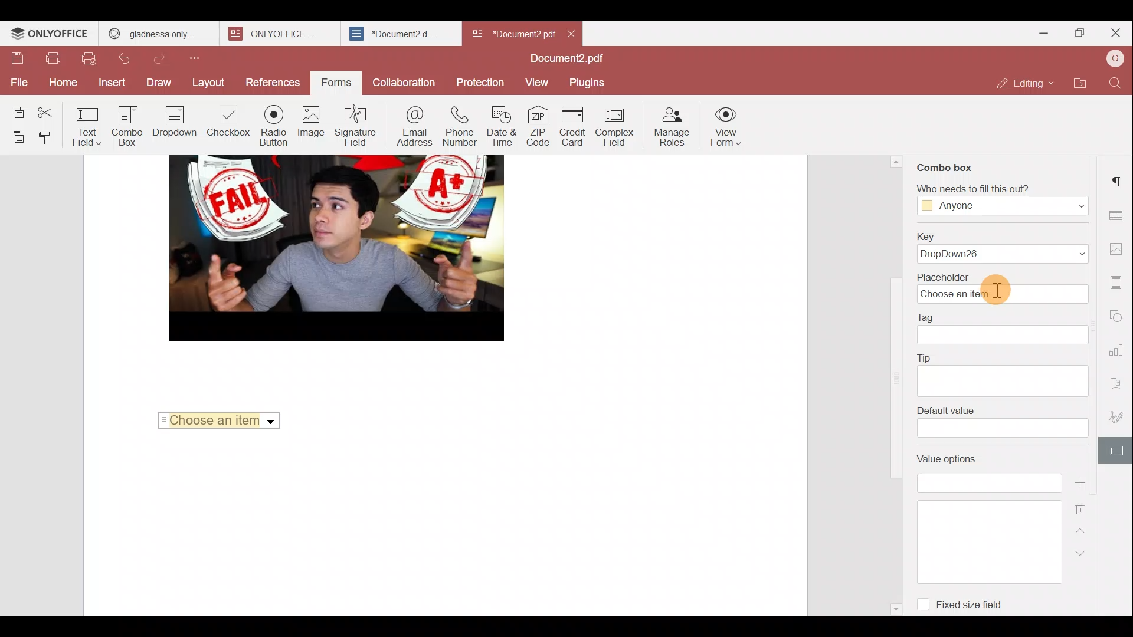  What do you see at coordinates (1082, 510) in the screenshot?
I see `Remove value` at bounding box center [1082, 510].